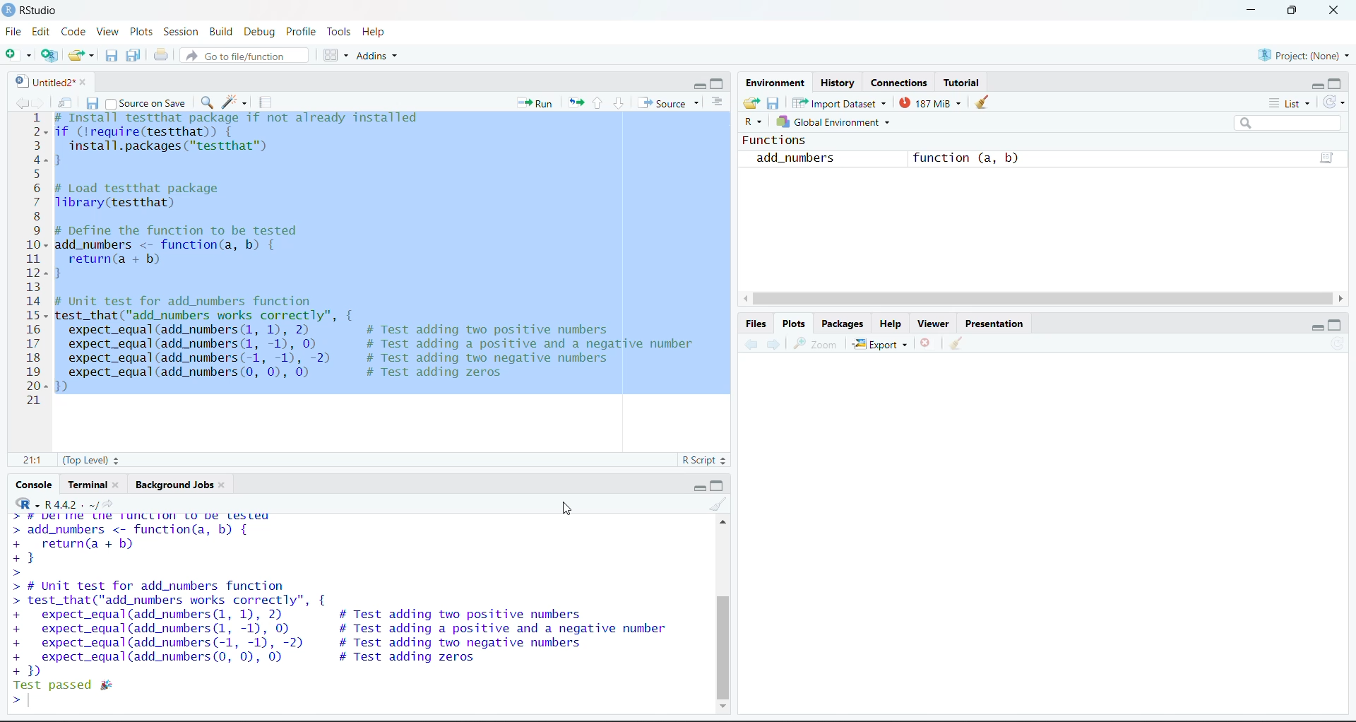  I want to click on view the current working  directory, so click(102, 504).